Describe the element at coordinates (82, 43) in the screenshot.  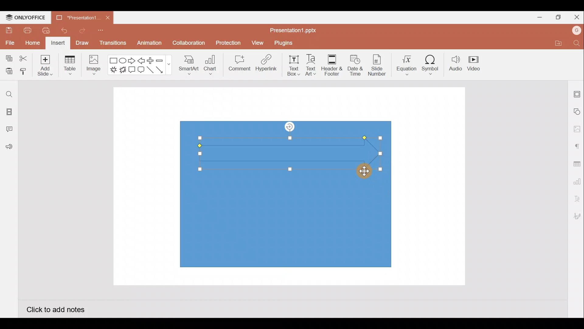
I see `Draw` at that location.